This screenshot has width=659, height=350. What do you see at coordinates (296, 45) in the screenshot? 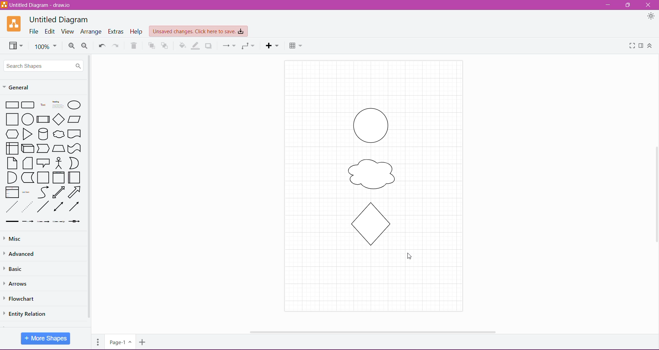
I see `Table` at bounding box center [296, 45].